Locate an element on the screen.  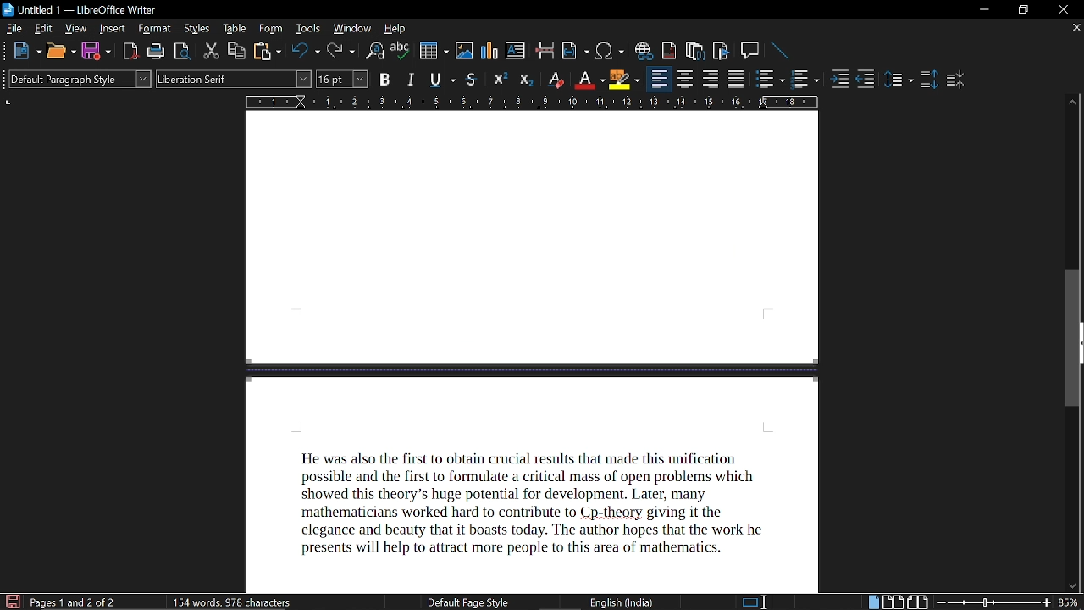
Decrease indent is located at coordinates (866, 78).